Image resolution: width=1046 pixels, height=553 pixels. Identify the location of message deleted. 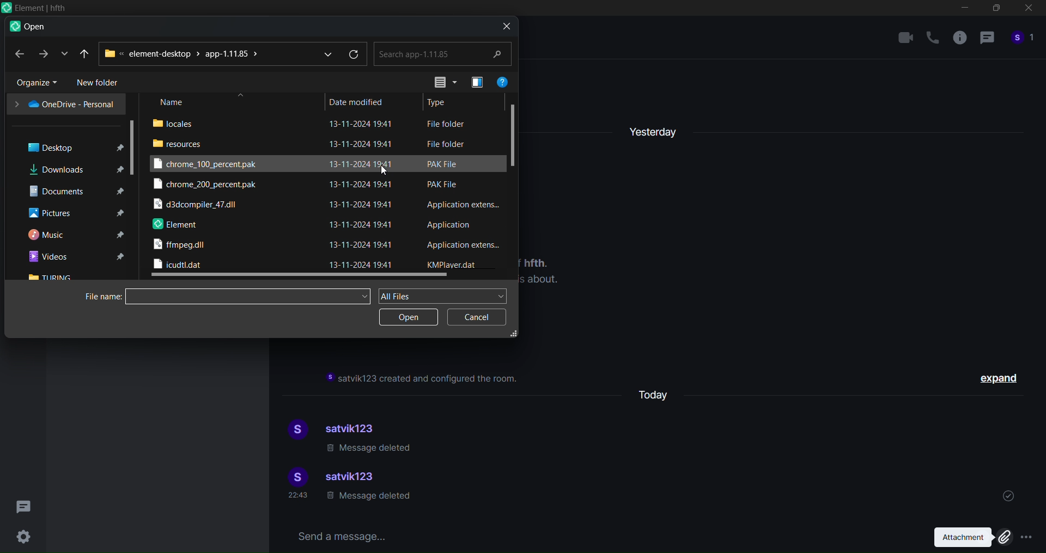
(370, 449).